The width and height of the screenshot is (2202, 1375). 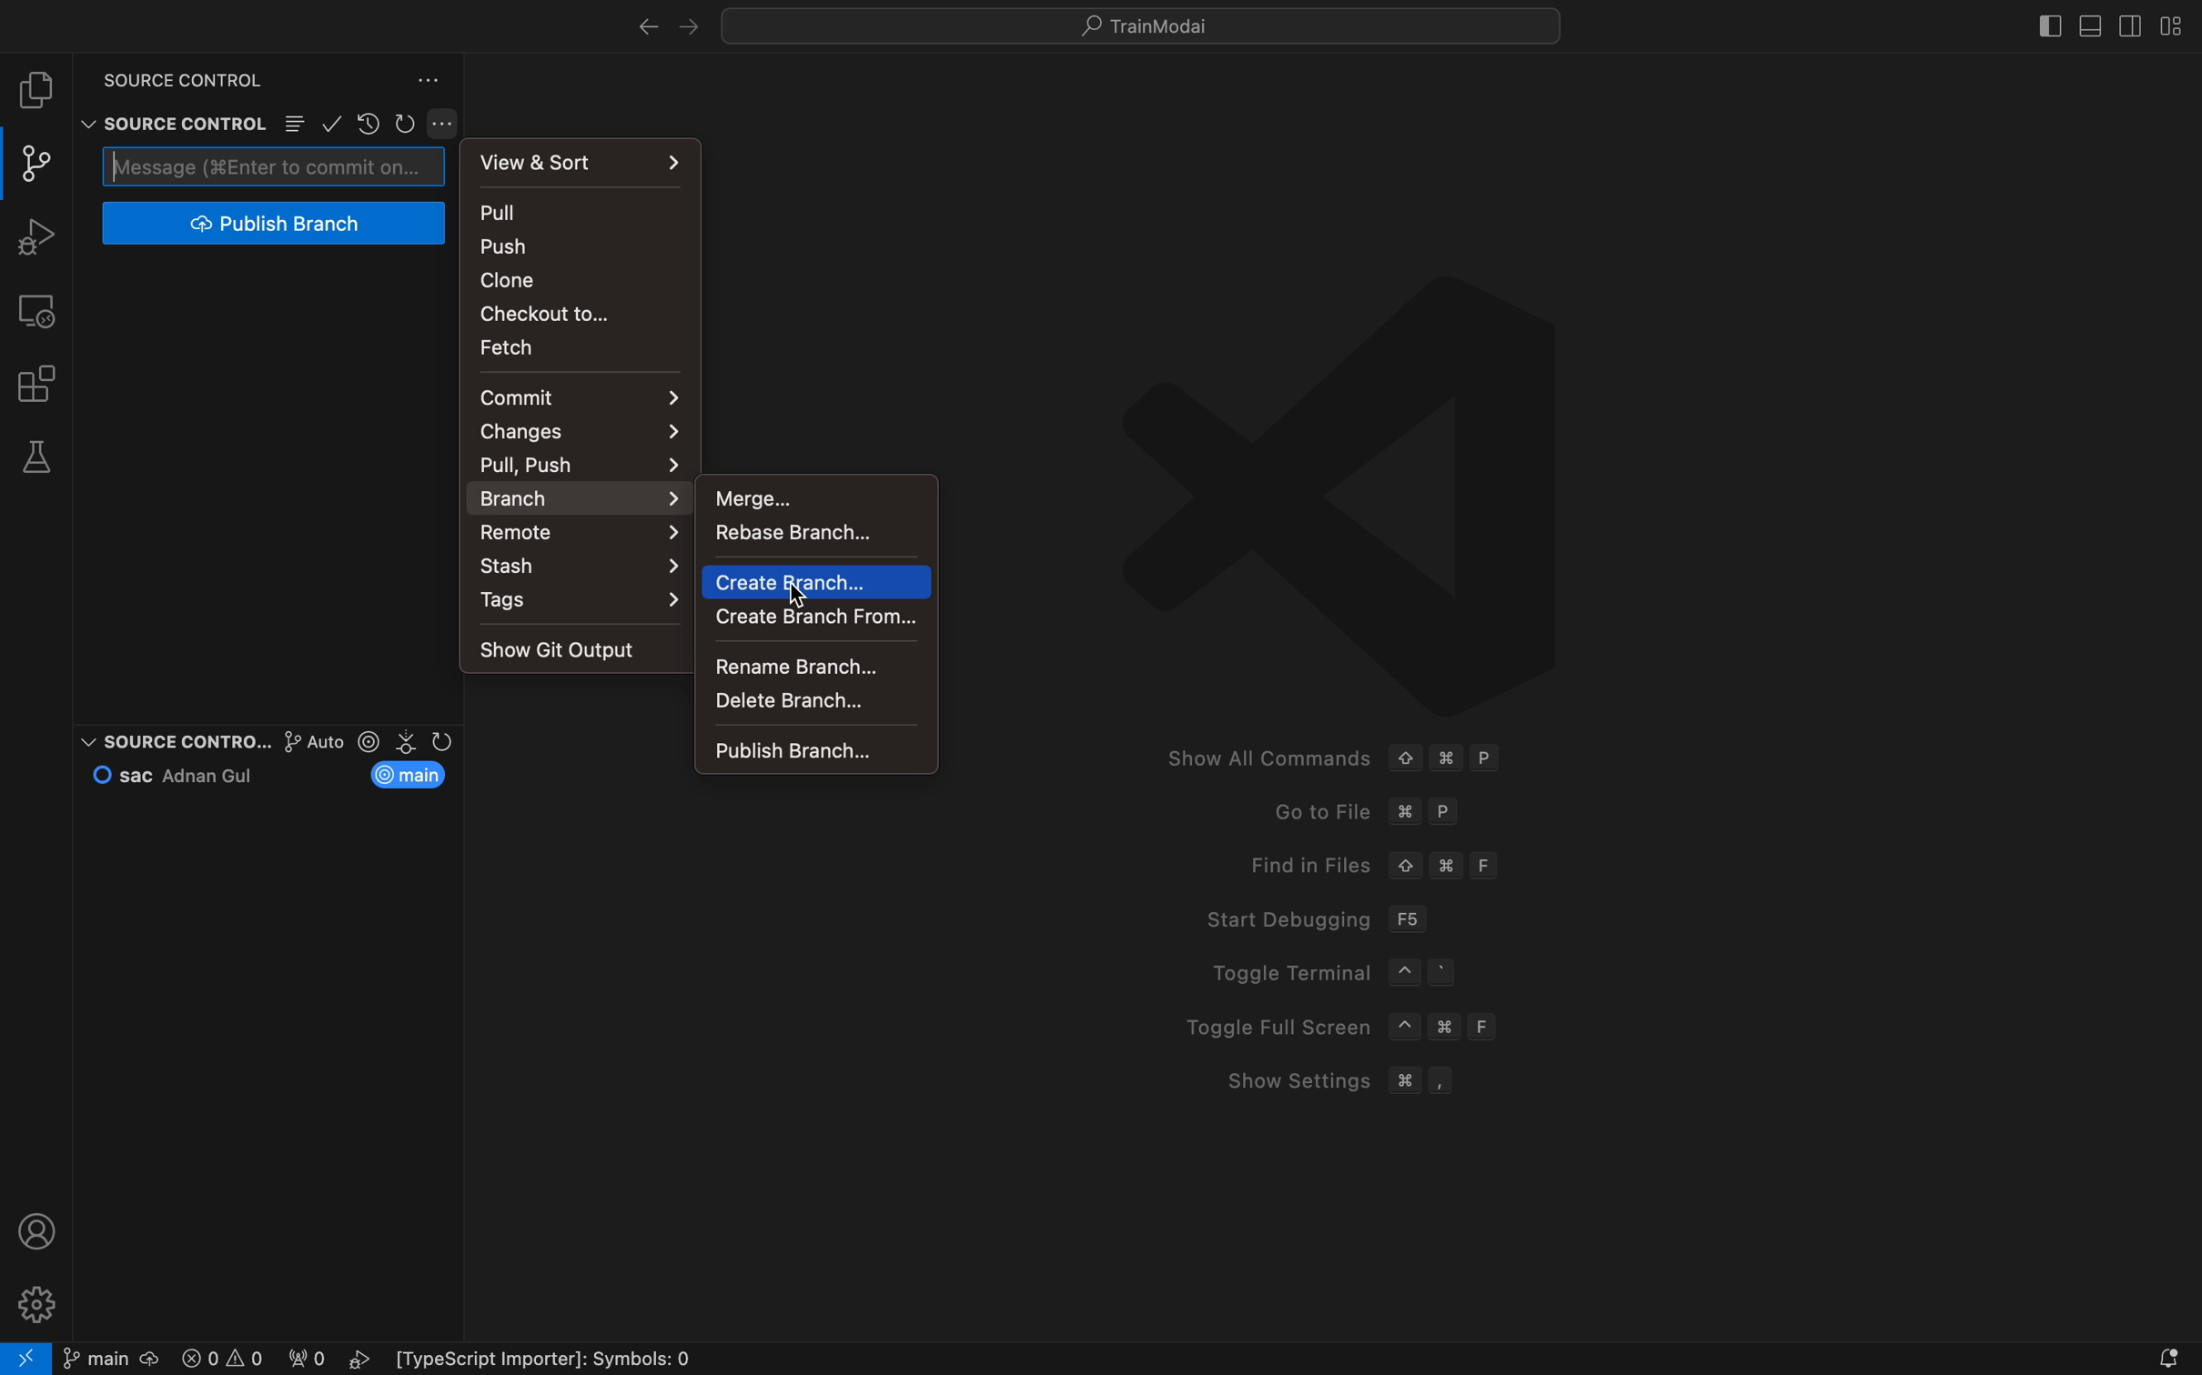 What do you see at coordinates (810, 539) in the screenshot?
I see `rebase` at bounding box center [810, 539].